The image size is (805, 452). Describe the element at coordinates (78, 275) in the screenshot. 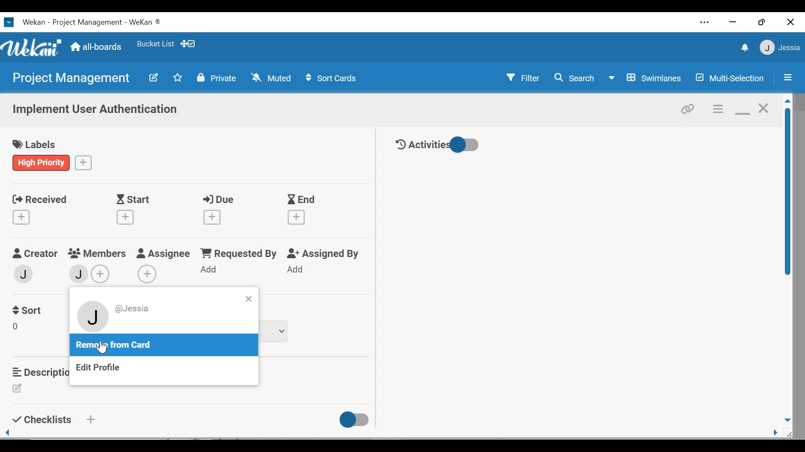

I see `admin` at that location.